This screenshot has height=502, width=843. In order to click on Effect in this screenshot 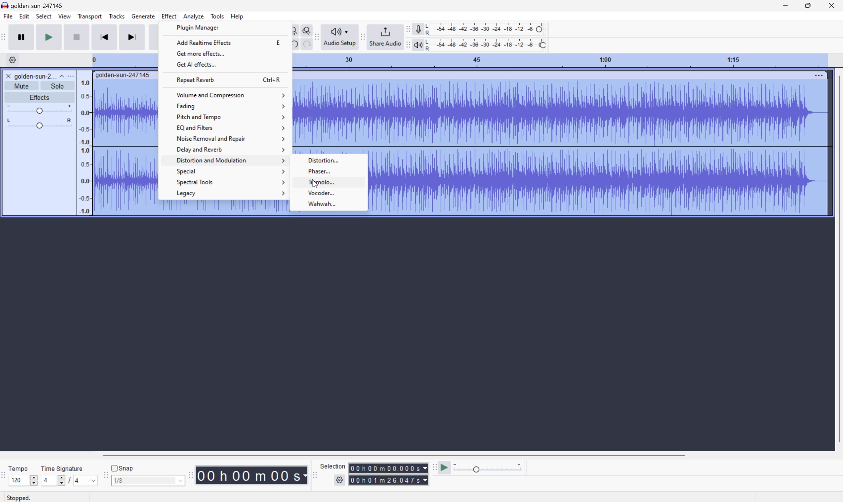, I will do `click(169, 16)`.